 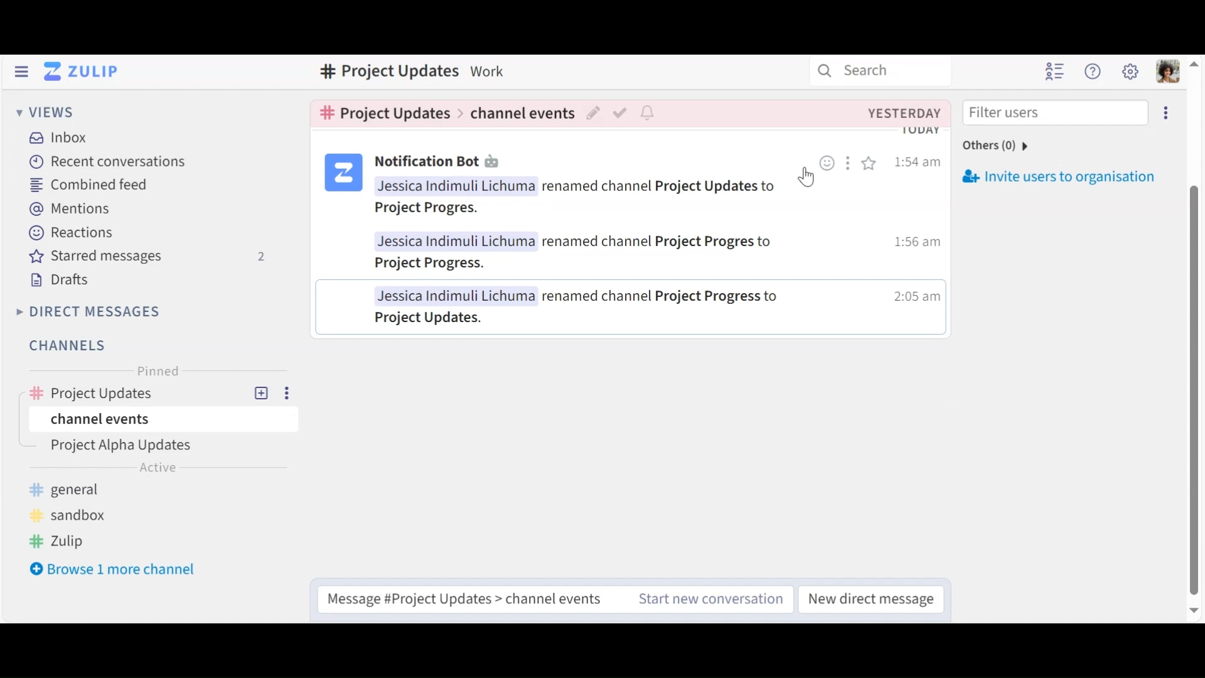 What do you see at coordinates (622, 112) in the screenshot?
I see `Mark as resolved` at bounding box center [622, 112].